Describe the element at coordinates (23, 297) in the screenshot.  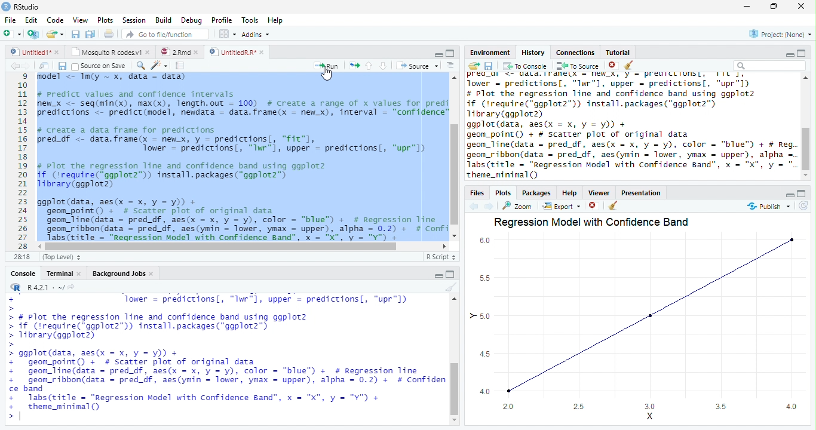
I see `Cursor` at that location.